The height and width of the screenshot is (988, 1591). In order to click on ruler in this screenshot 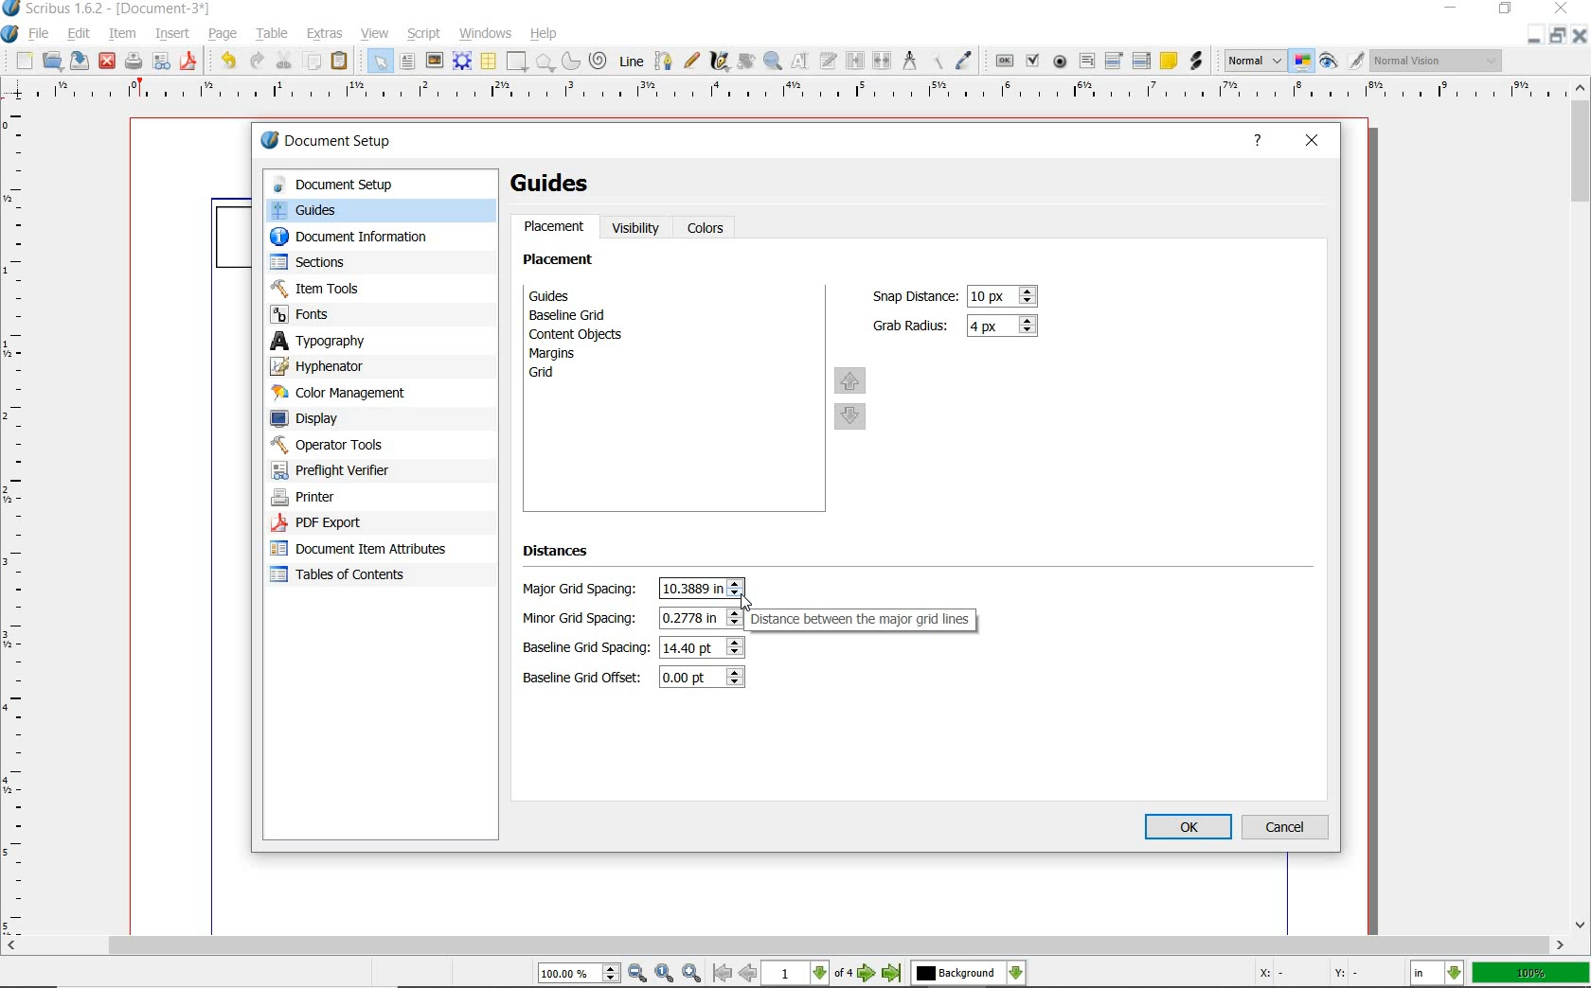, I will do `click(788, 95)`.